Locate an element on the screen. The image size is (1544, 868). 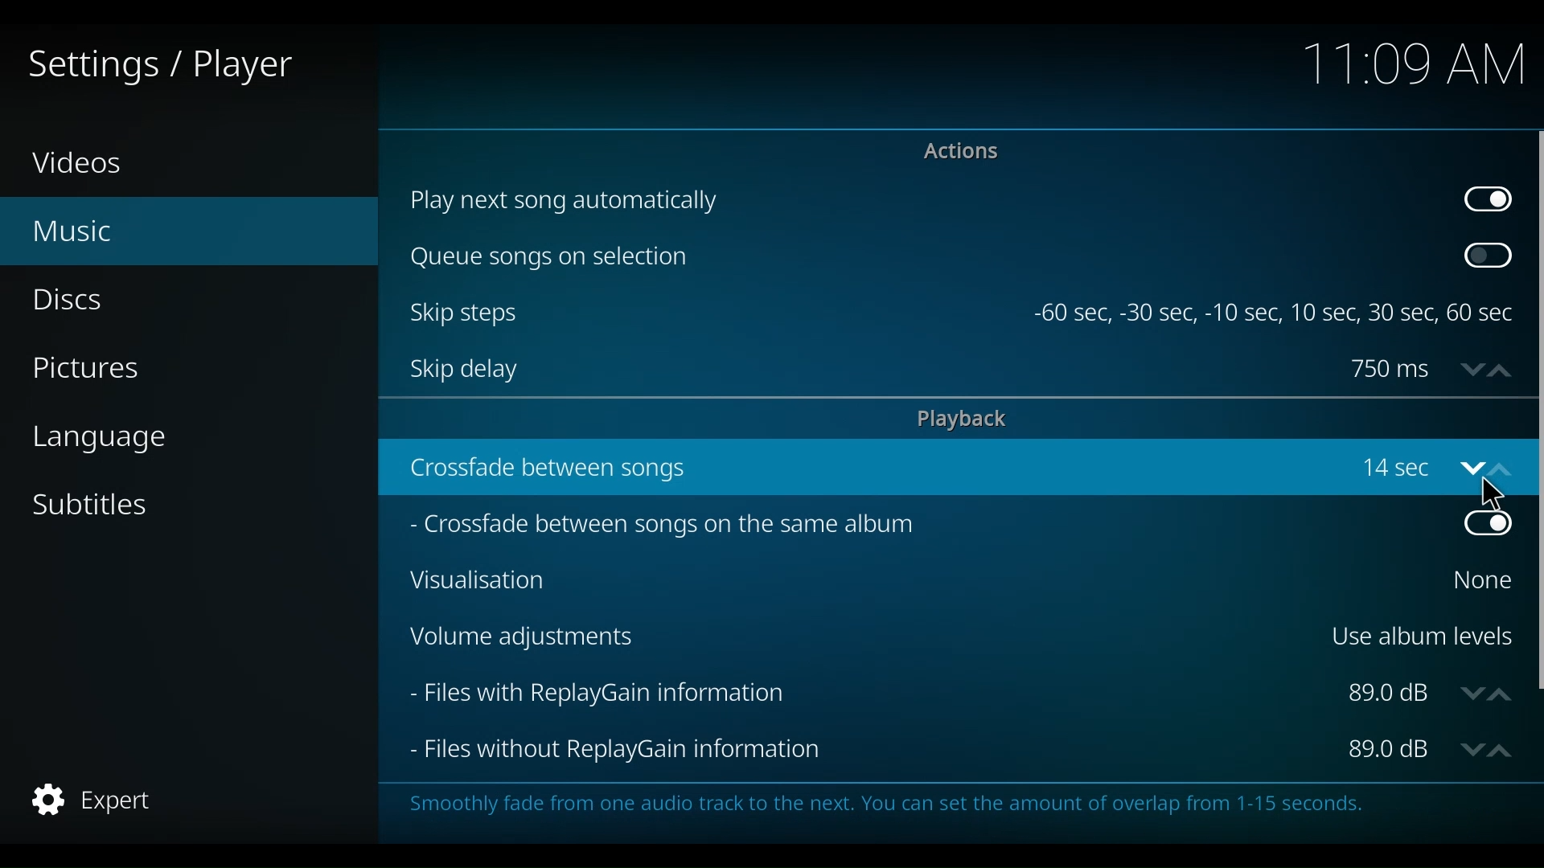
up is located at coordinates (1503, 367).